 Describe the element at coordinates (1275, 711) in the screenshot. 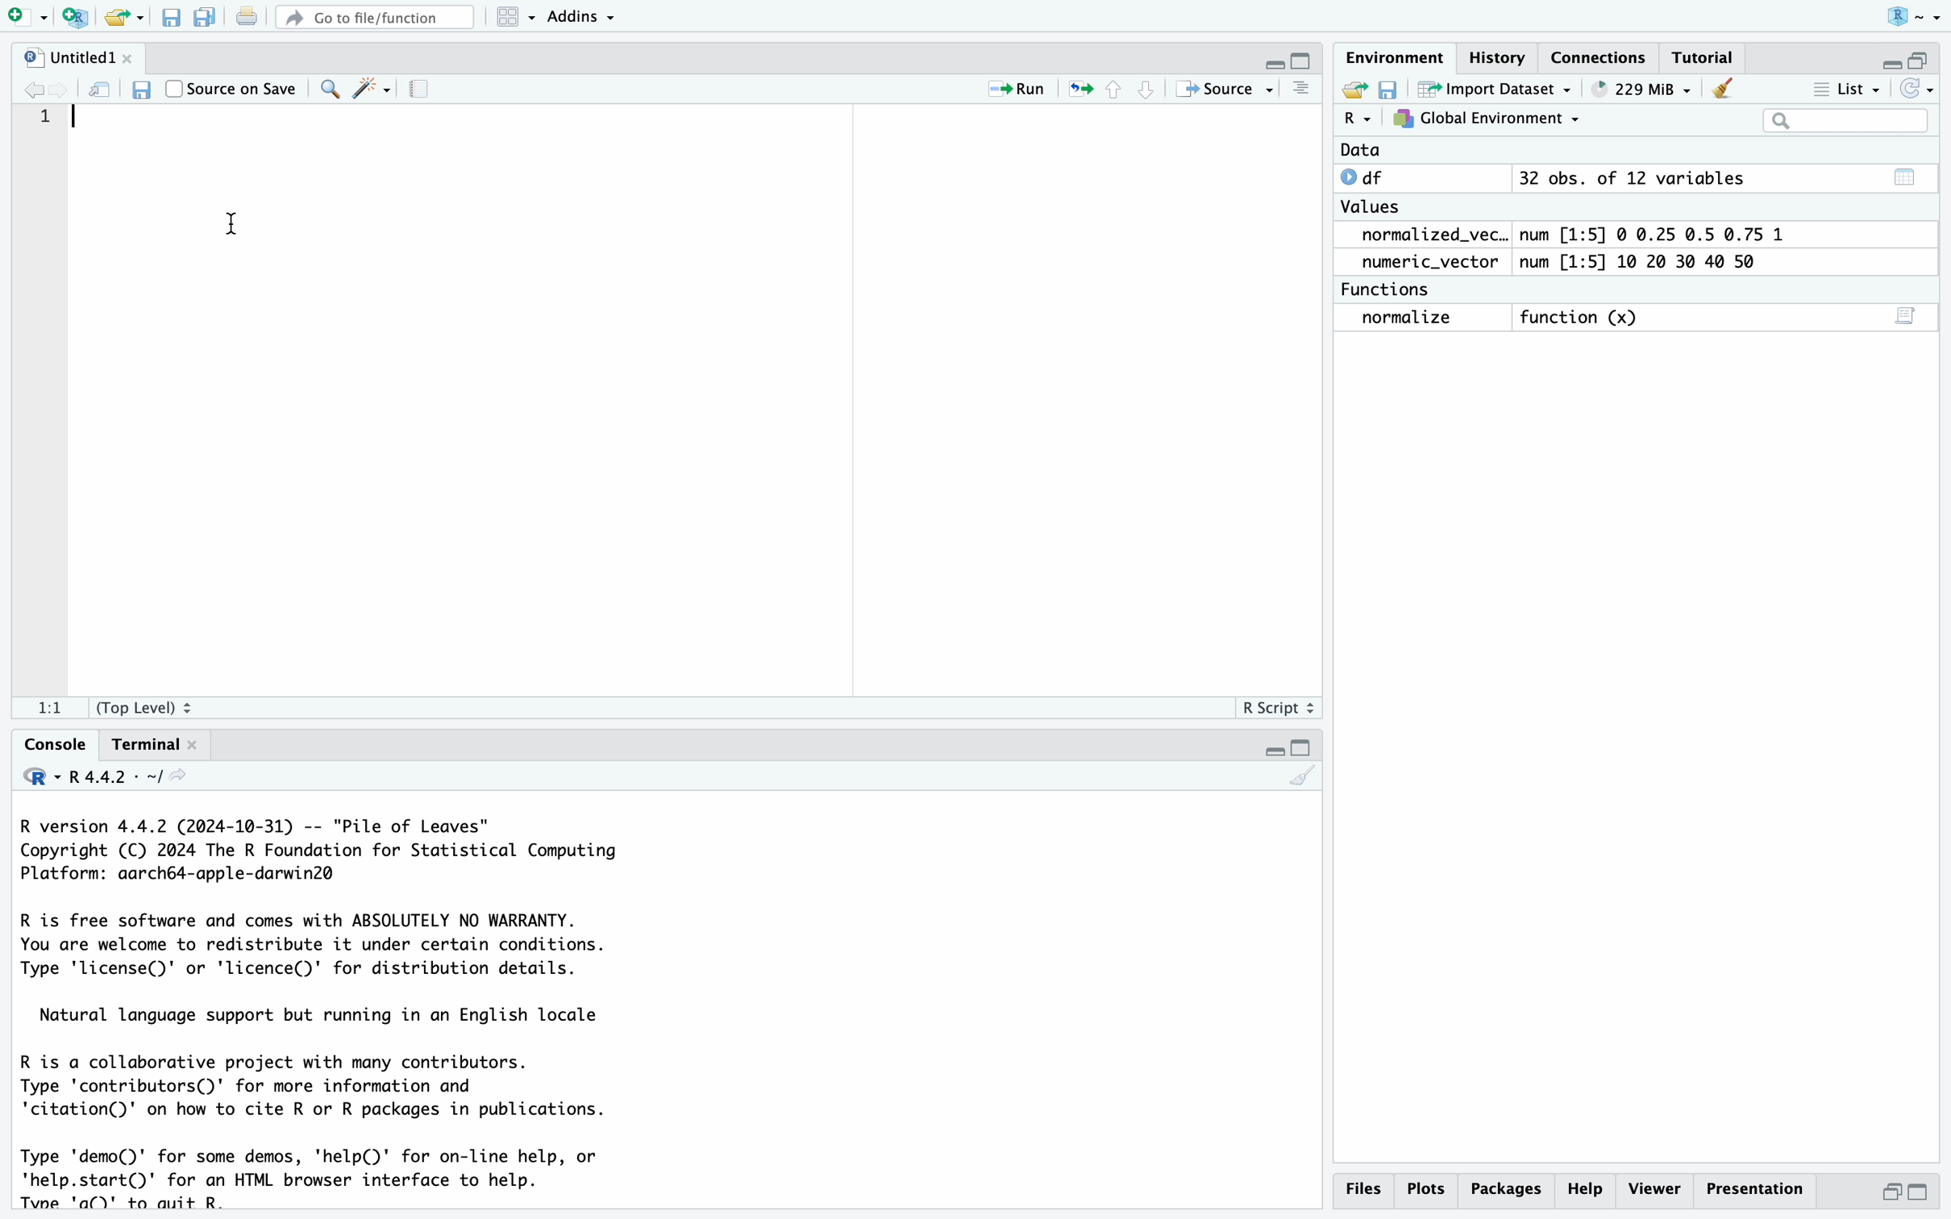

I see `R Script` at that location.